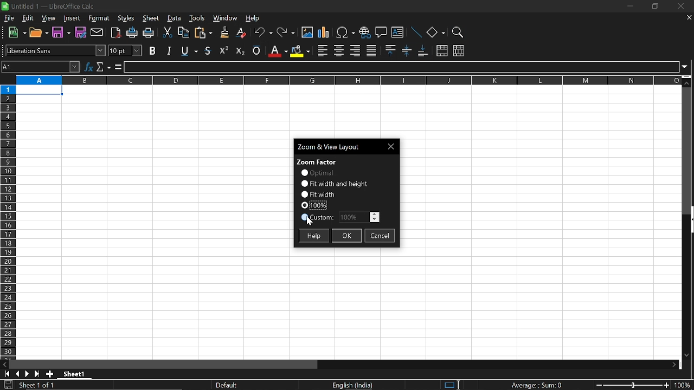 The height and width of the screenshot is (390, 694). I want to click on print, so click(149, 34).